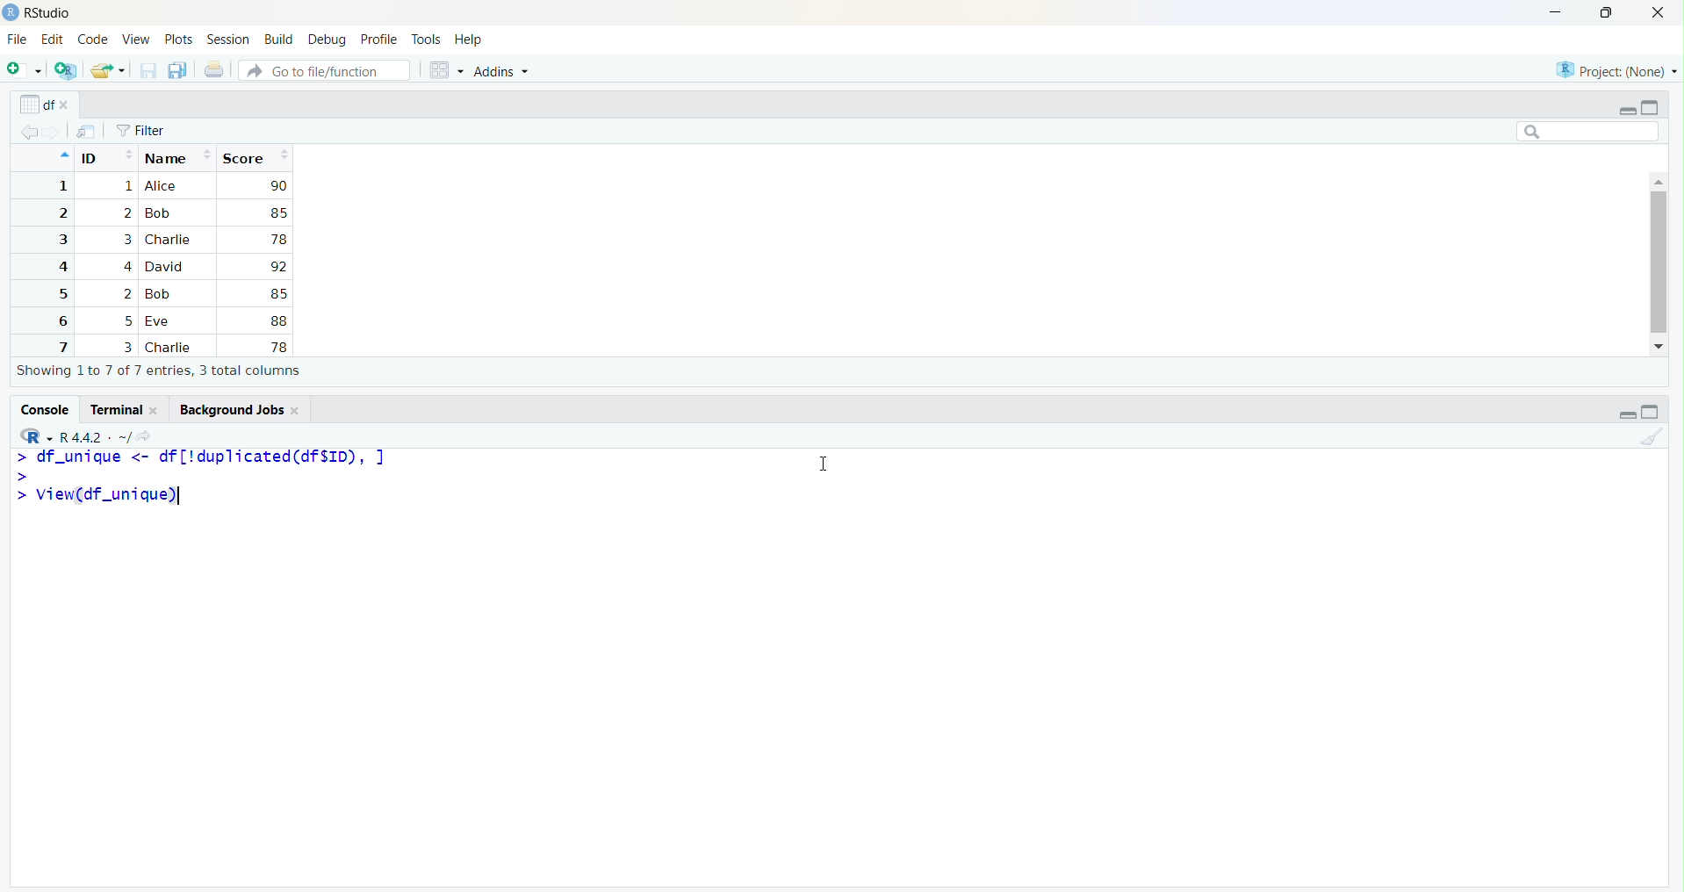 This screenshot has height=892, width=1684. What do you see at coordinates (277, 347) in the screenshot?
I see `78` at bounding box center [277, 347].